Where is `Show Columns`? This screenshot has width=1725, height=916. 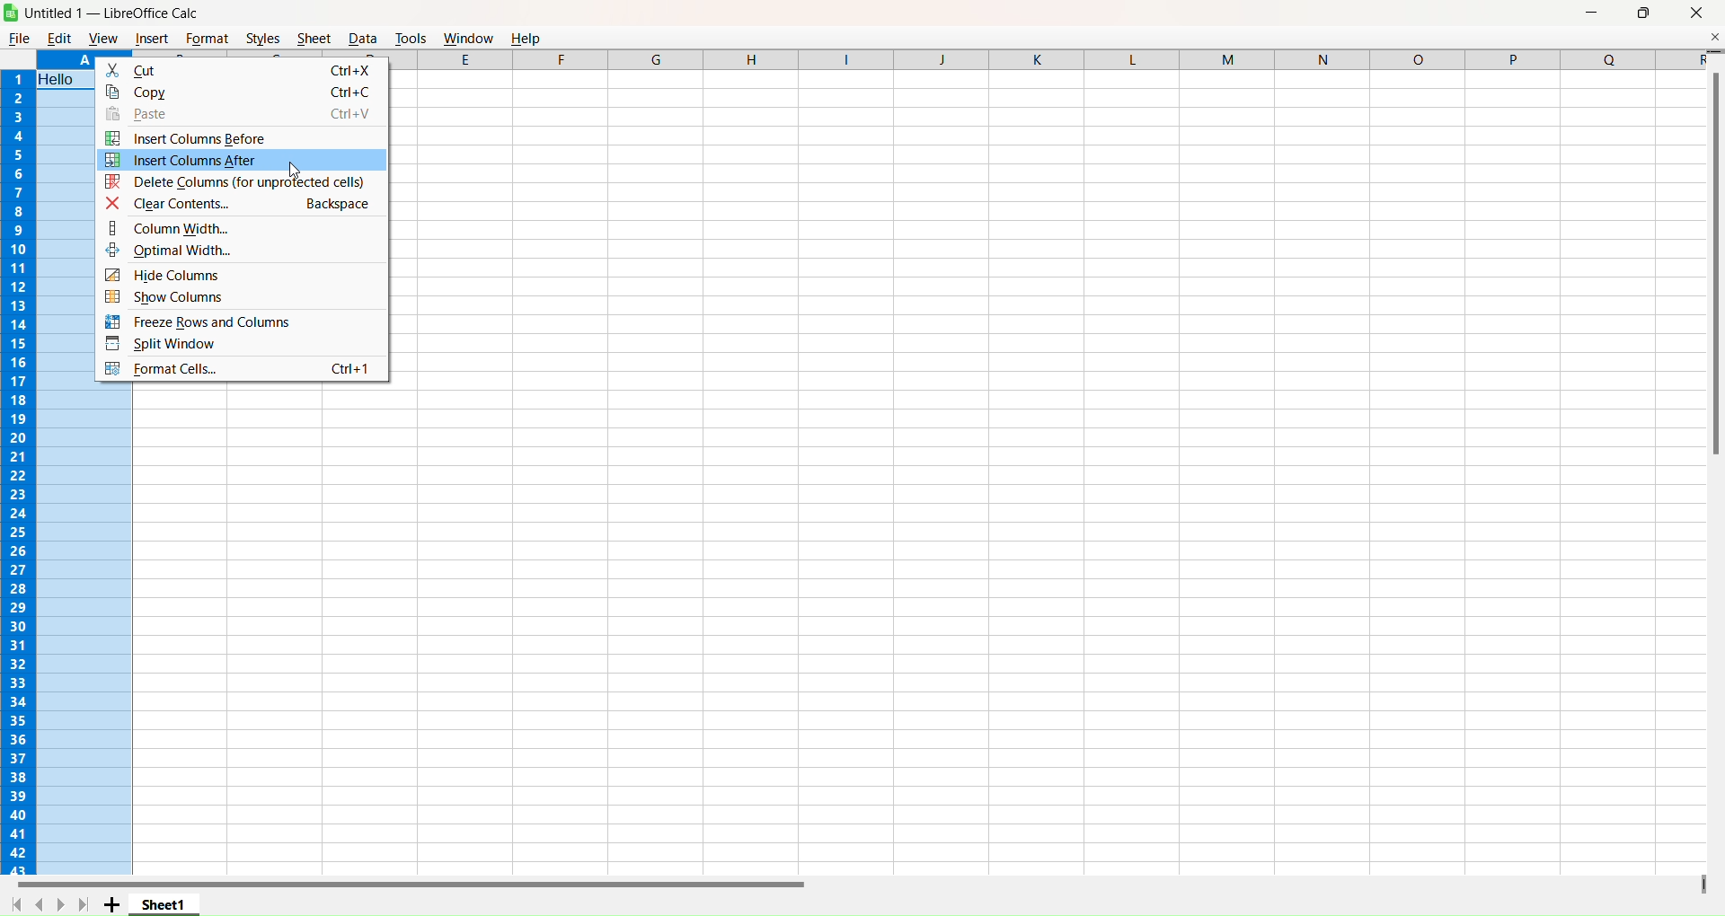 Show Columns is located at coordinates (235, 295).